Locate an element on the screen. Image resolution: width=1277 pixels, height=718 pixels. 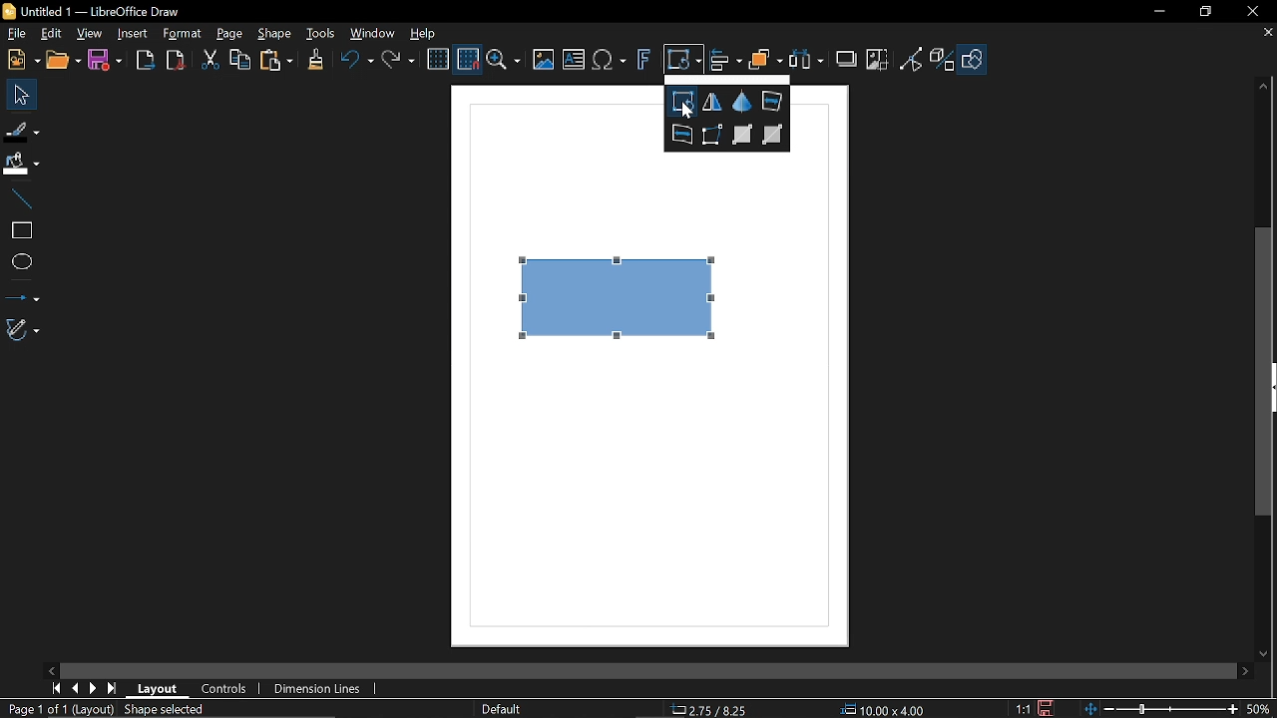
Move is located at coordinates (17, 94).